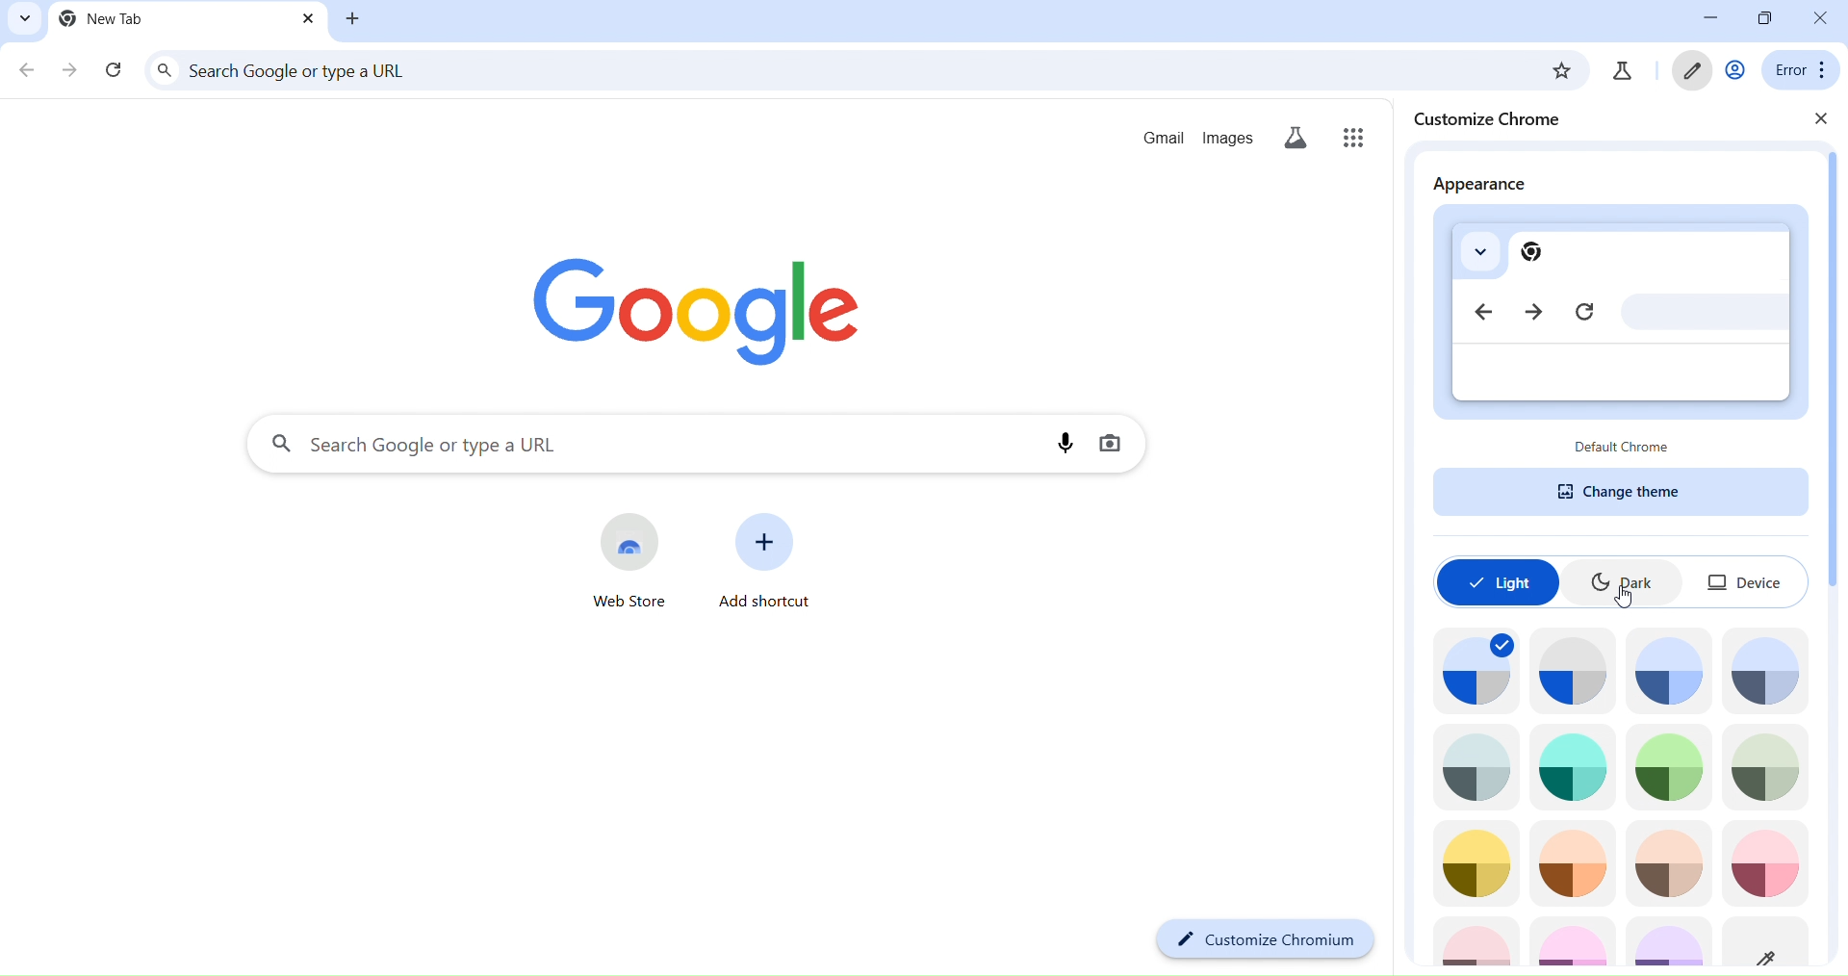 This screenshot has width=1848, height=976. Describe the element at coordinates (1710, 19) in the screenshot. I see `minimize` at that location.